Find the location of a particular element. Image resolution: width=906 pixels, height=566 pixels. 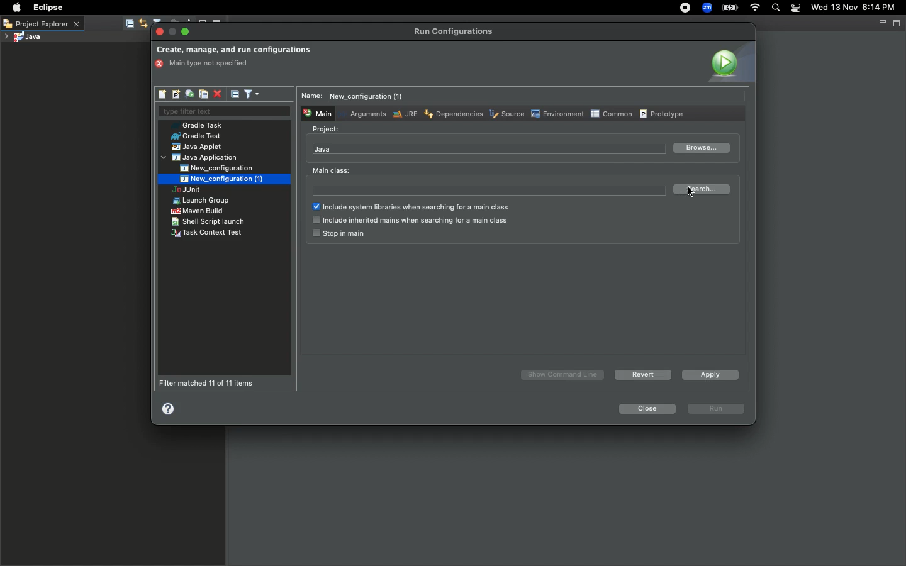

Main is located at coordinates (316, 113).